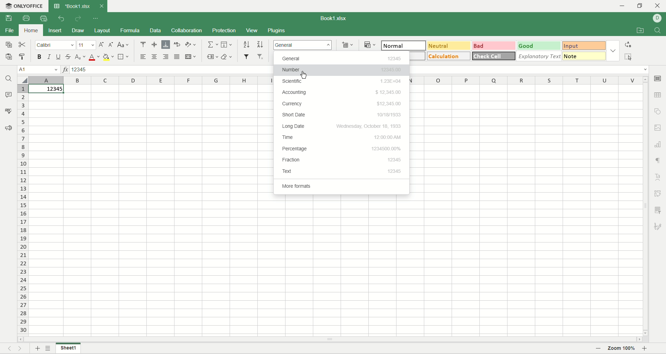 Image resolution: width=666 pixels, height=354 pixels. I want to click on remove filter, so click(260, 57).